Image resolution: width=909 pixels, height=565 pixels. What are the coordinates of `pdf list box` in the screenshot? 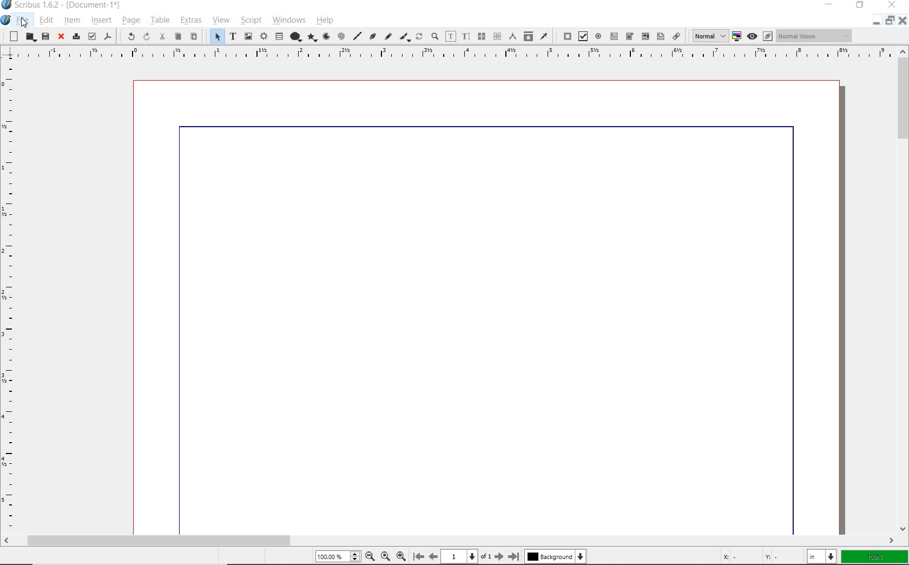 It's located at (660, 37).